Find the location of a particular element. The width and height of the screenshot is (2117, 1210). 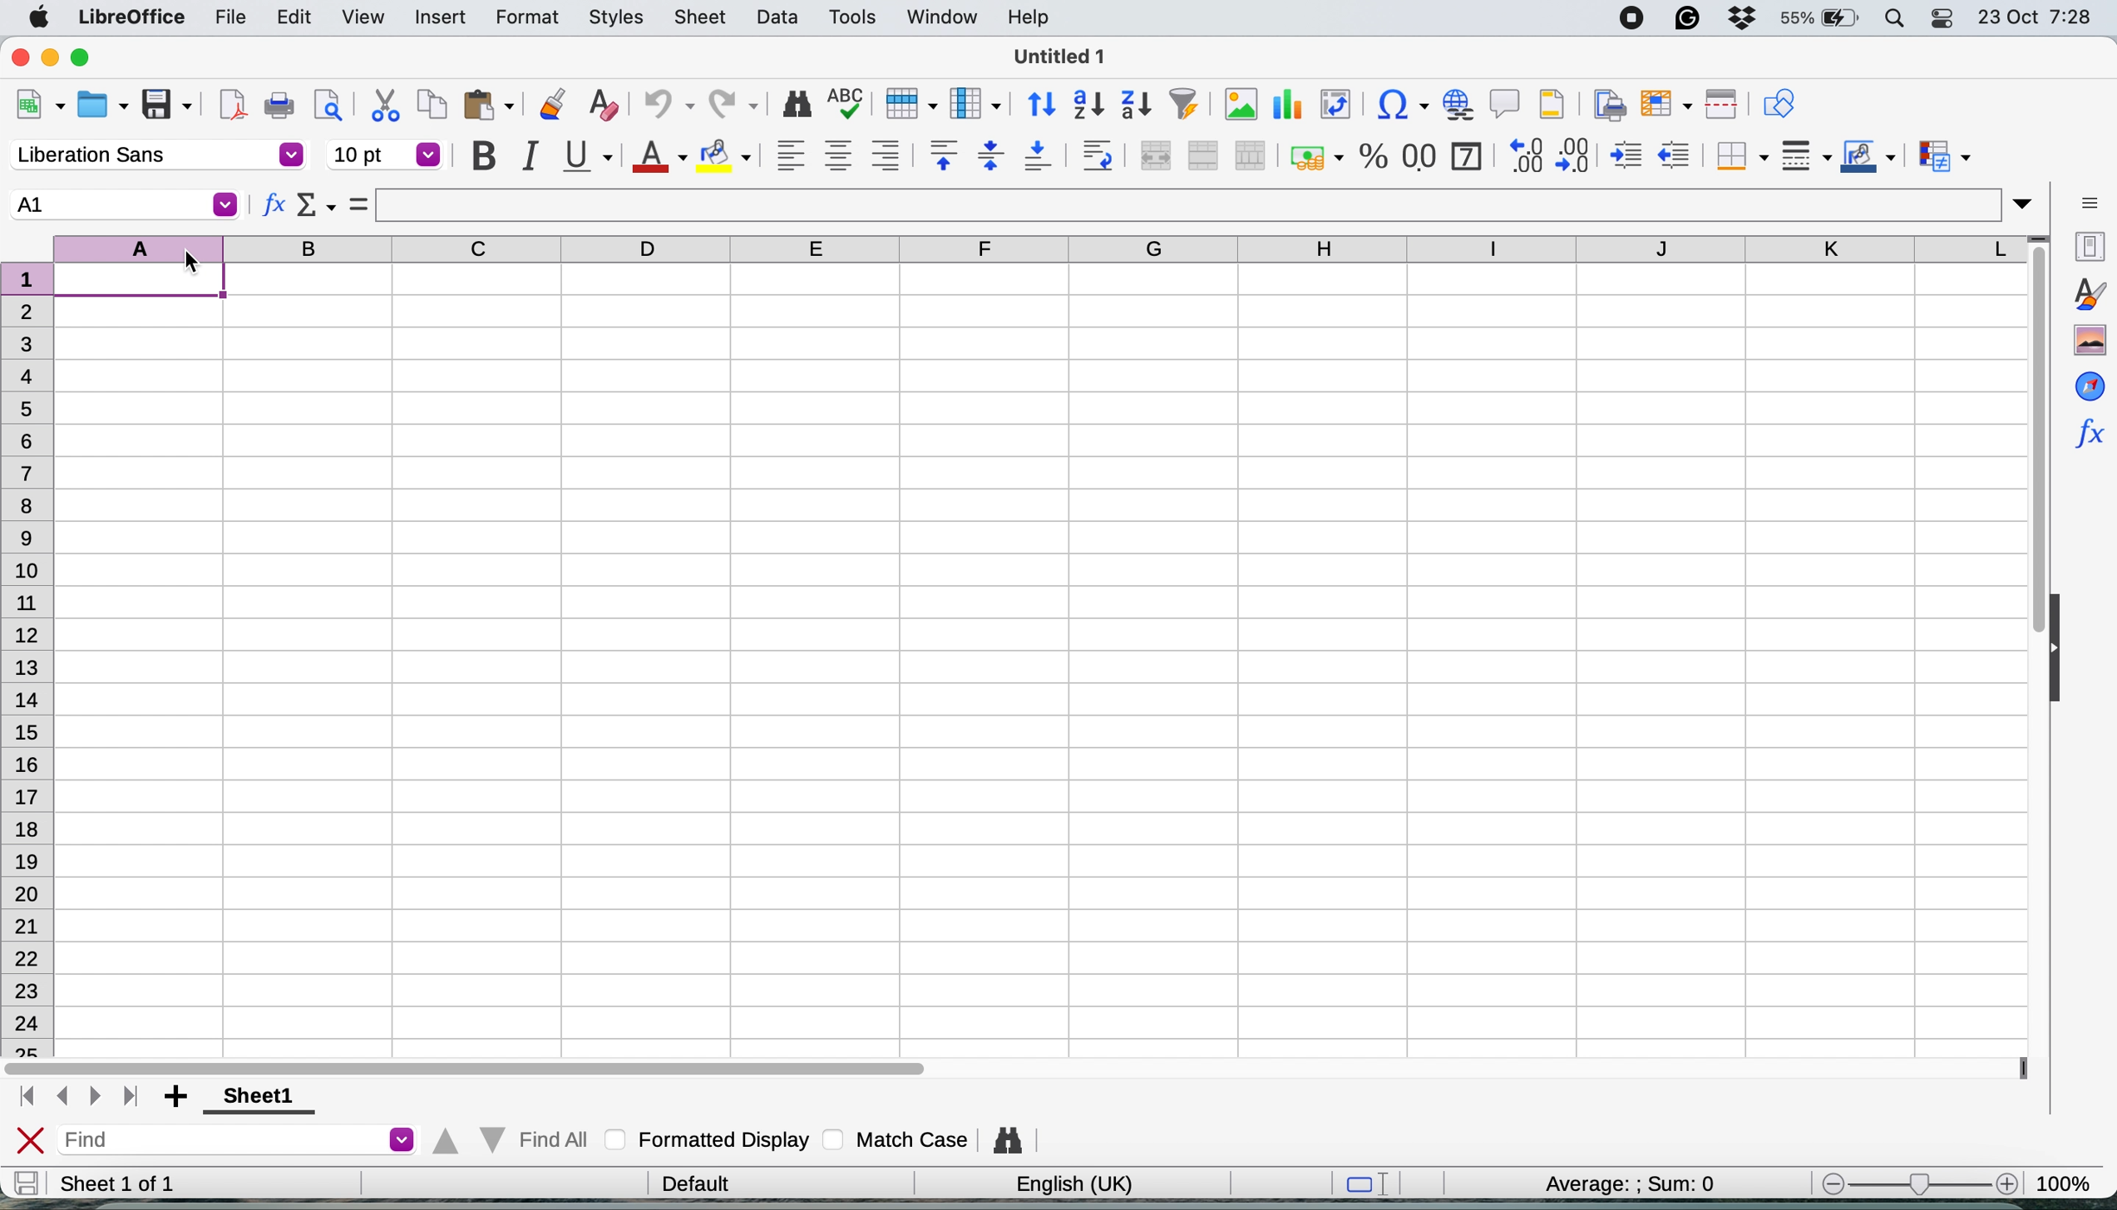

print is located at coordinates (283, 108).